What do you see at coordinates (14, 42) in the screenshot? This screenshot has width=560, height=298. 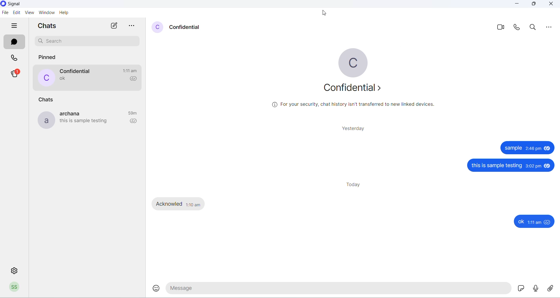 I see `messages` at bounding box center [14, 42].